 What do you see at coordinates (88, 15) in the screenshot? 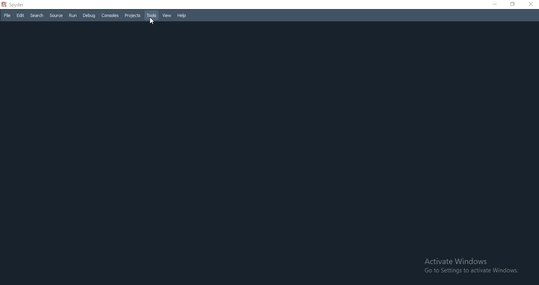
I see `Debug` at bounding box center [88, 15].